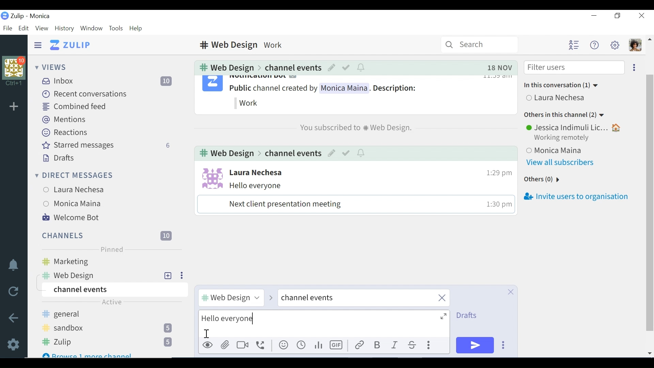 Image resolution: width=654 pixels, height=368 pixels. Describe the element at coordinates (111, 249) in the screenshot. I see `Pinned label` at that location.